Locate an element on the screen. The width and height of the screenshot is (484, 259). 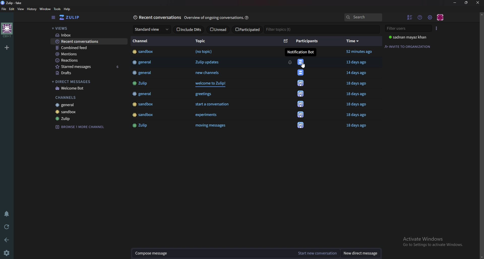
Direct messages is located at coordinates (84, 81).